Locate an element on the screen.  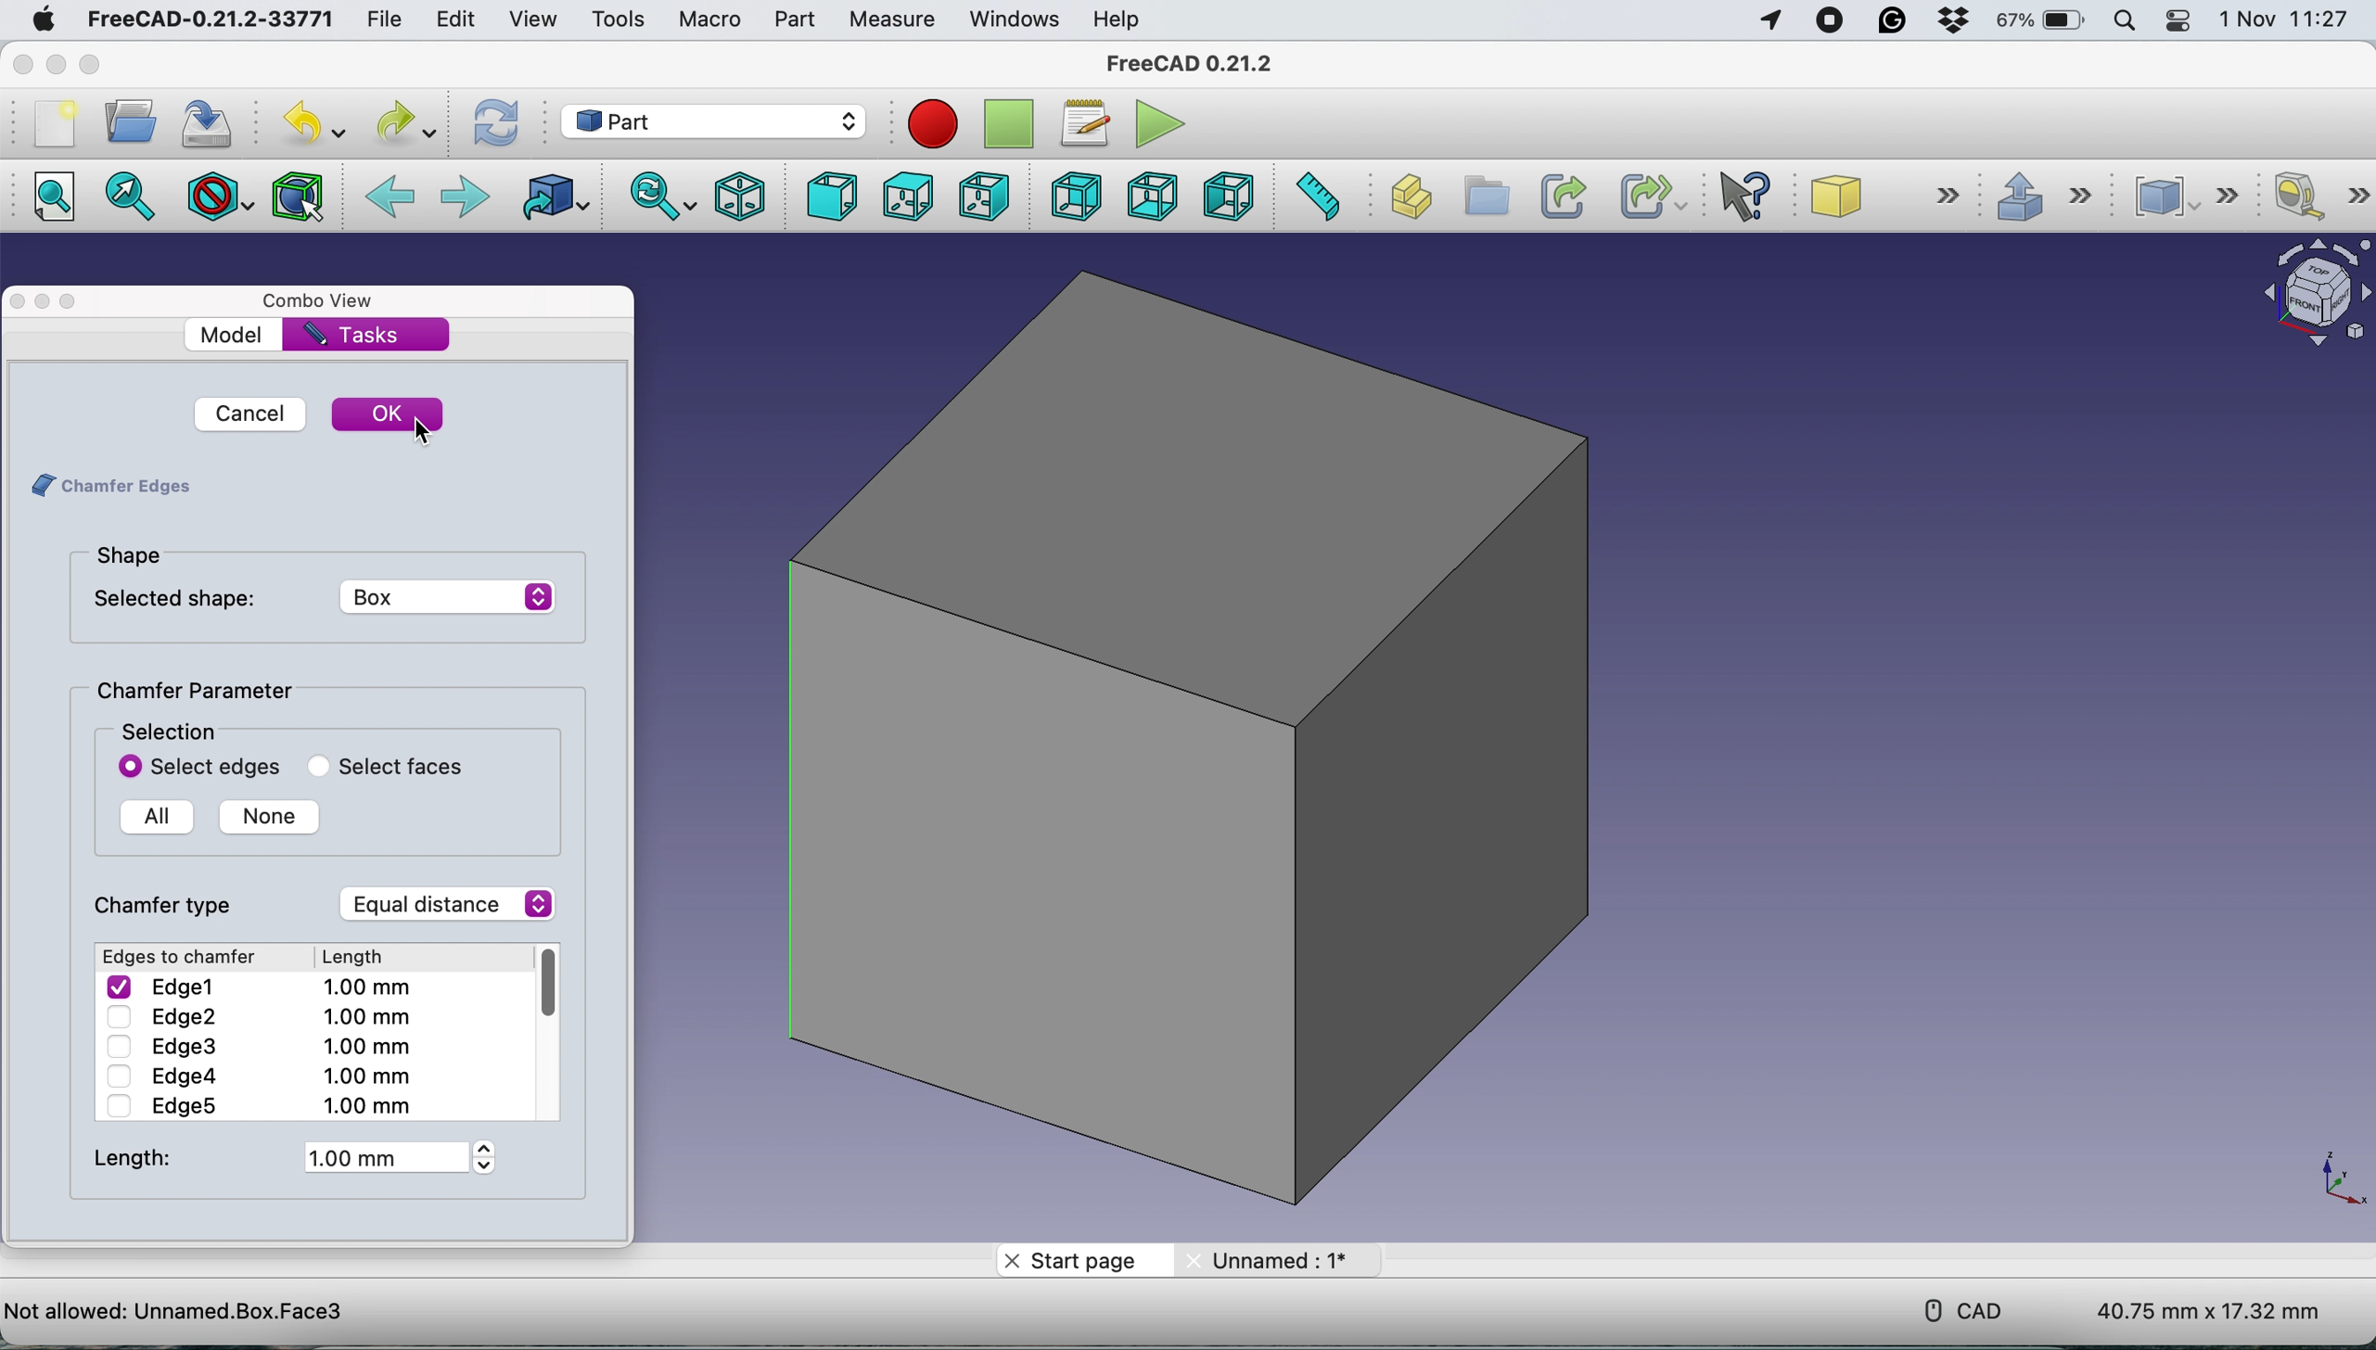
save is located at coordinates (217, 128).